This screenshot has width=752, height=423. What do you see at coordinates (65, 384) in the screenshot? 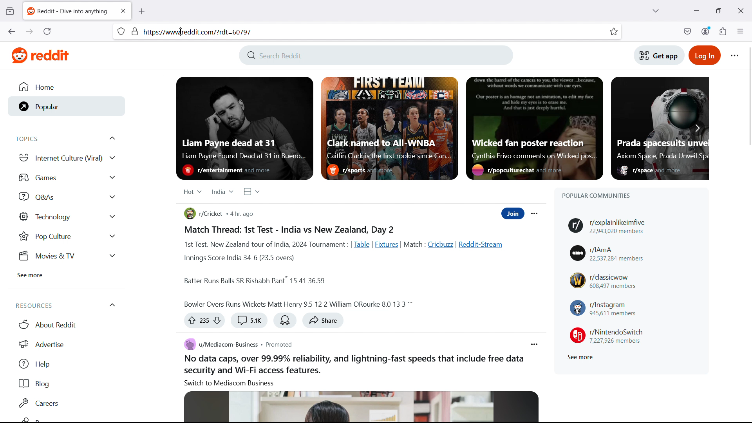
I see `Blog` at bounding box center [65, 384].